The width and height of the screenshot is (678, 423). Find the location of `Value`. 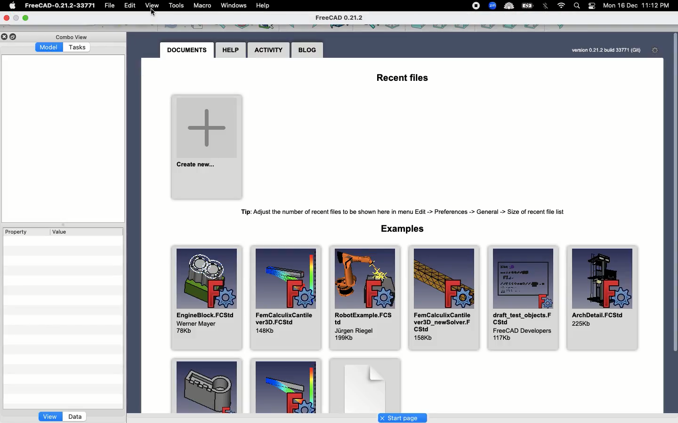

Value is located at coordinates (60, 232).